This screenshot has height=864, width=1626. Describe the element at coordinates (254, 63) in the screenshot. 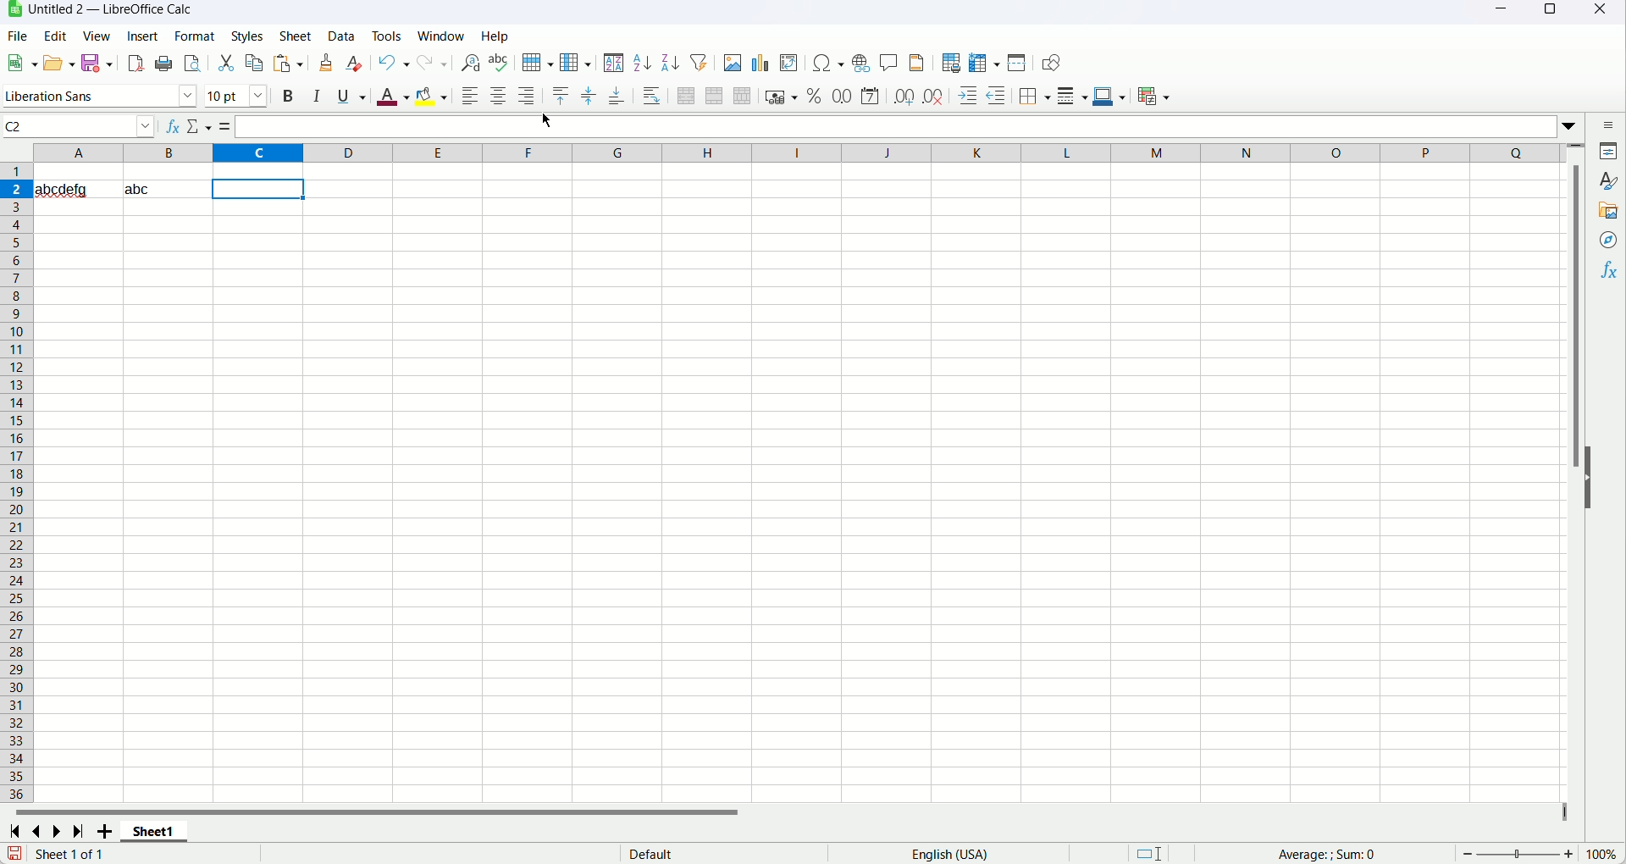

I see `copy` at that location.